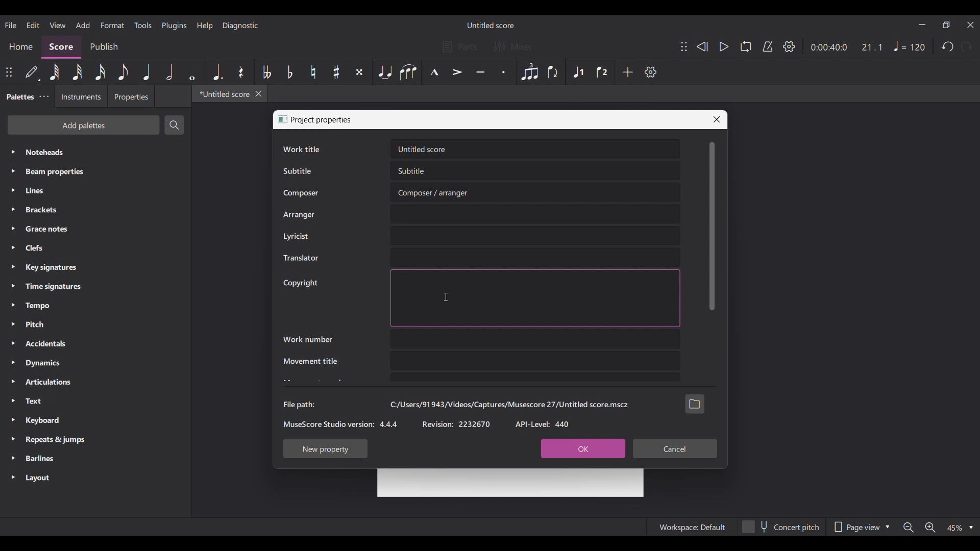 The height and width of the screenshot is (551, 980). What do you see at coordinates (96, 229) in the screenshot?
I see `Grace notes` at bounding box center [96, 229].